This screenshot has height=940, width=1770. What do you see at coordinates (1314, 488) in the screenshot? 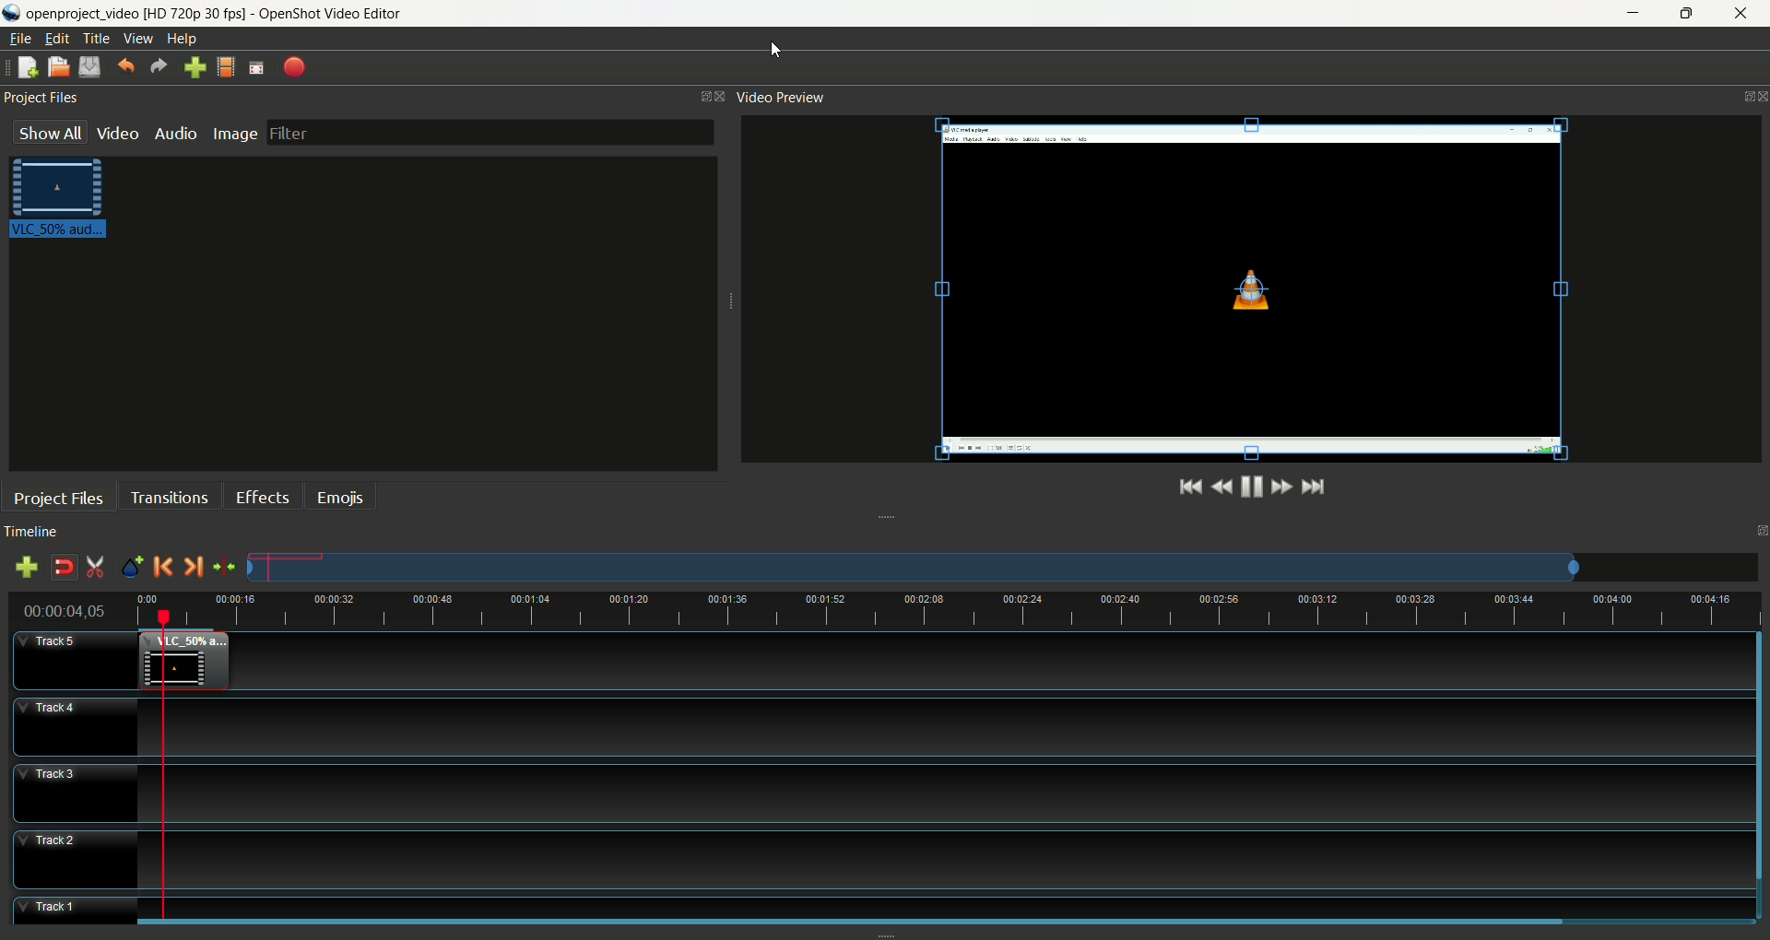
I see `jump to the end` at bounding box center [1314, 488].